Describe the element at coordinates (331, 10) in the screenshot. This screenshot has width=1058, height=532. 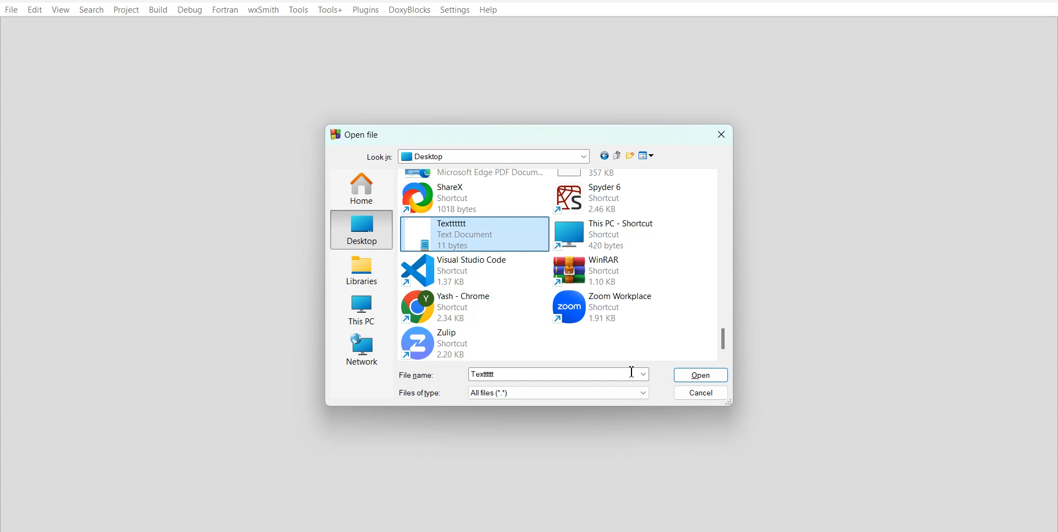
I see `Tools+` at that location.